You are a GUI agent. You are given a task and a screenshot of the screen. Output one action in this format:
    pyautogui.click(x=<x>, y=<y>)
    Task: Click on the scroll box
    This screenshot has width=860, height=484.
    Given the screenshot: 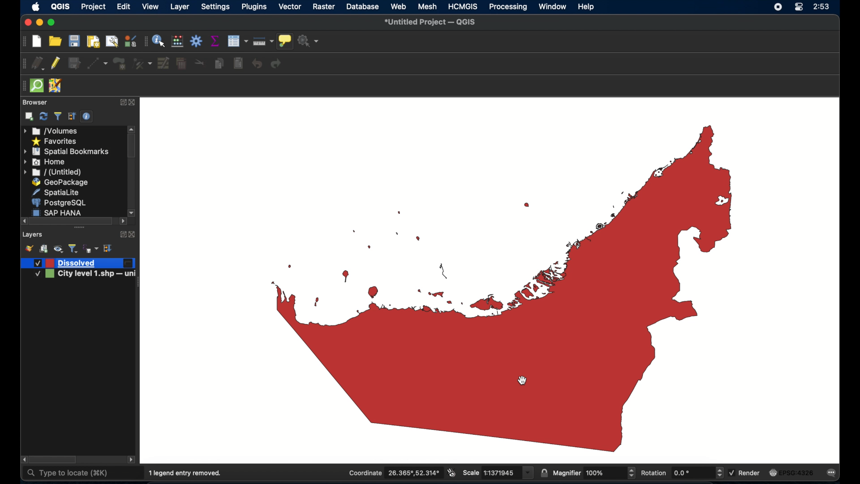 What is the action you would take?
    pyautogui.click(x=73, y=221)
    